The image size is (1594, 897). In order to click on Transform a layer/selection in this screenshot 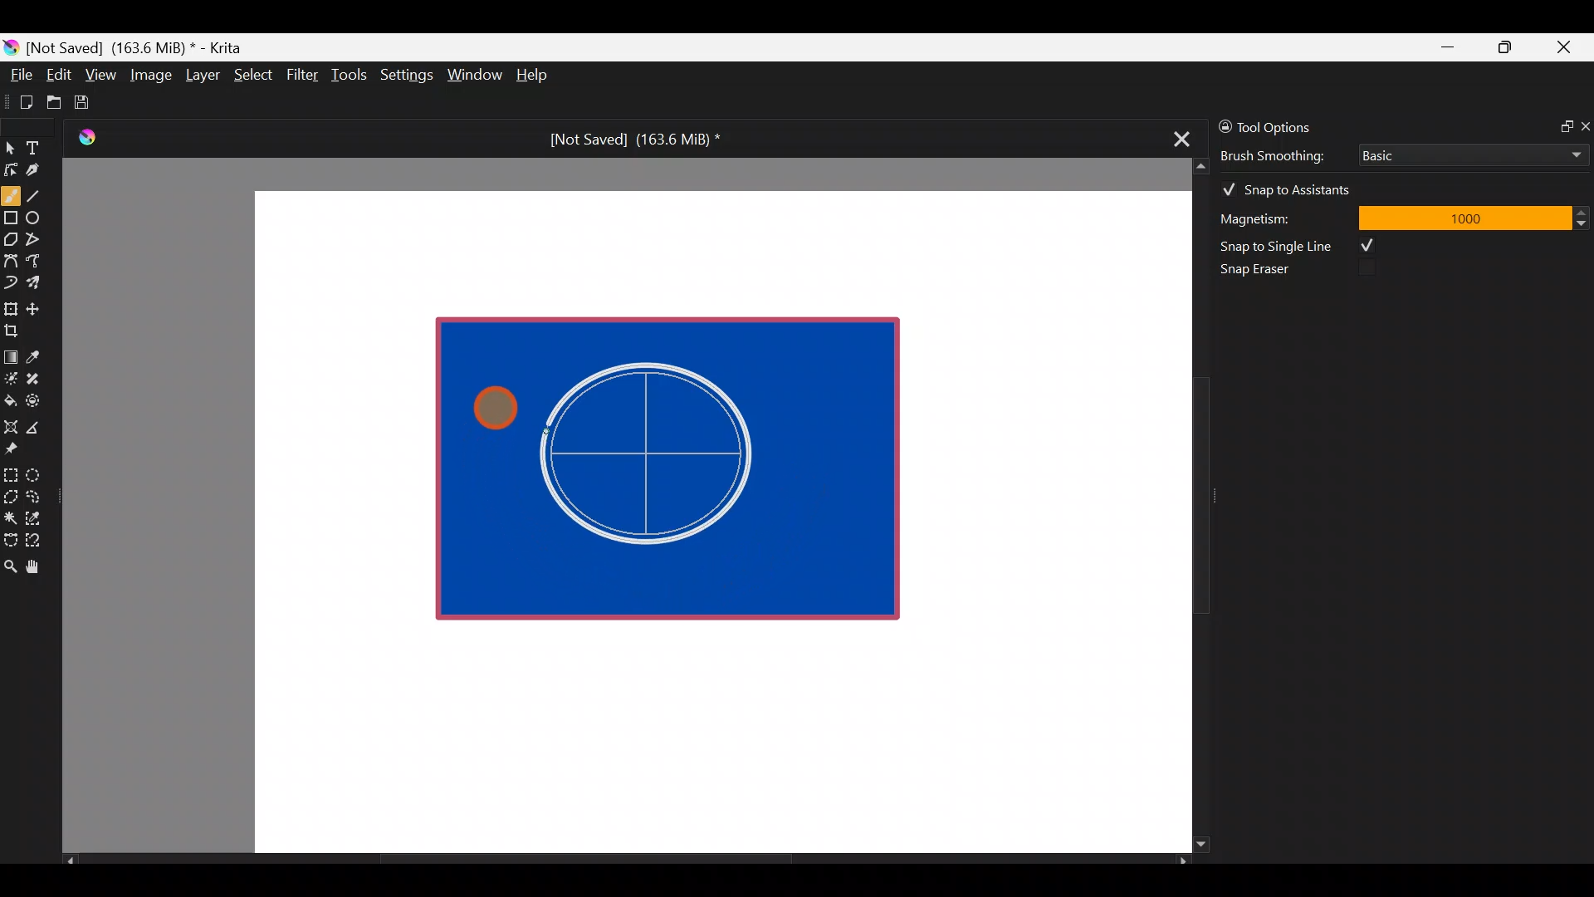, I will do `click(10, 306)`.